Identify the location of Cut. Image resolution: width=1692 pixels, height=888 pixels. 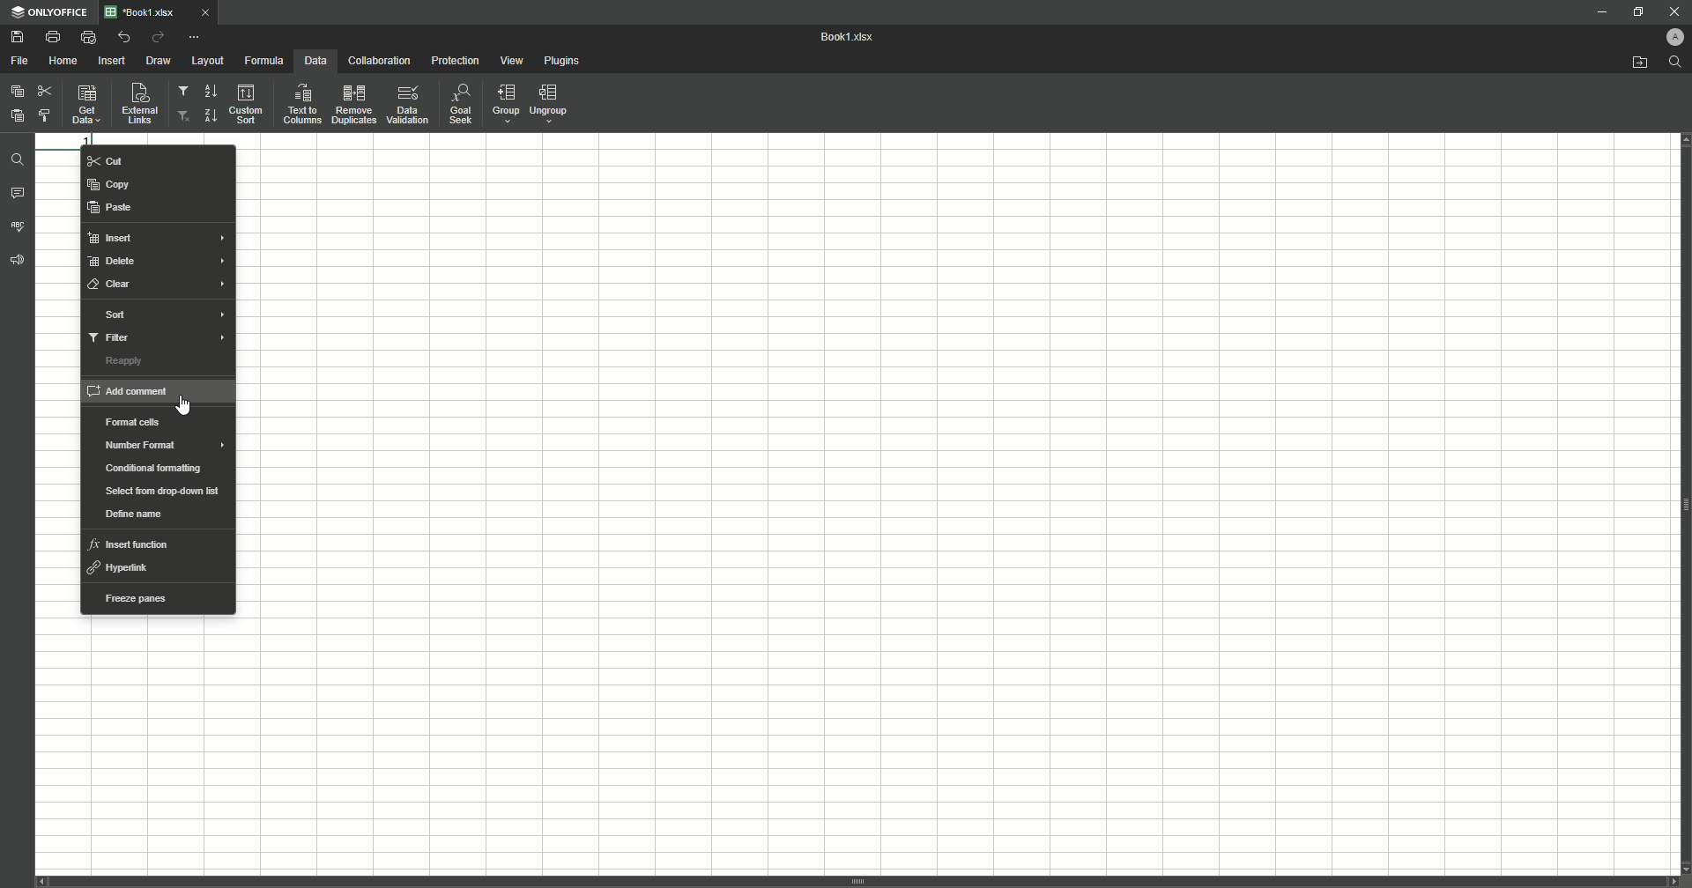
(44, 88).